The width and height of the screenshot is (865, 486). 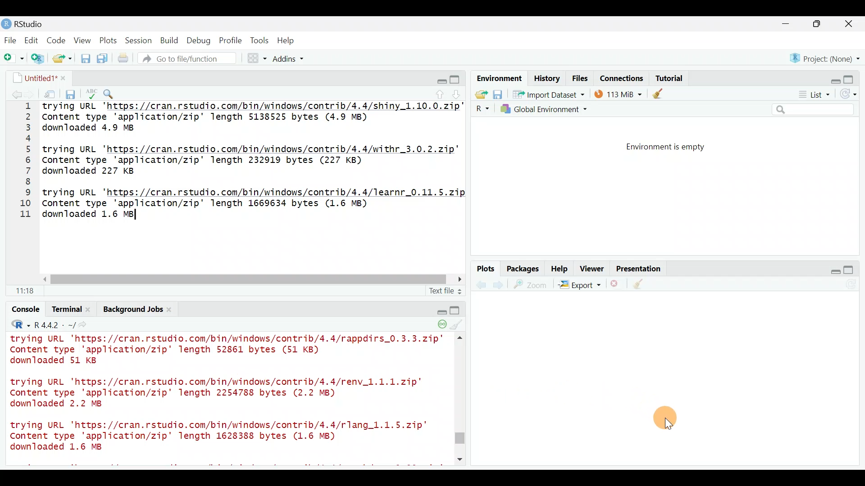 I want to click on Save current document, so click(x=86, y=58).